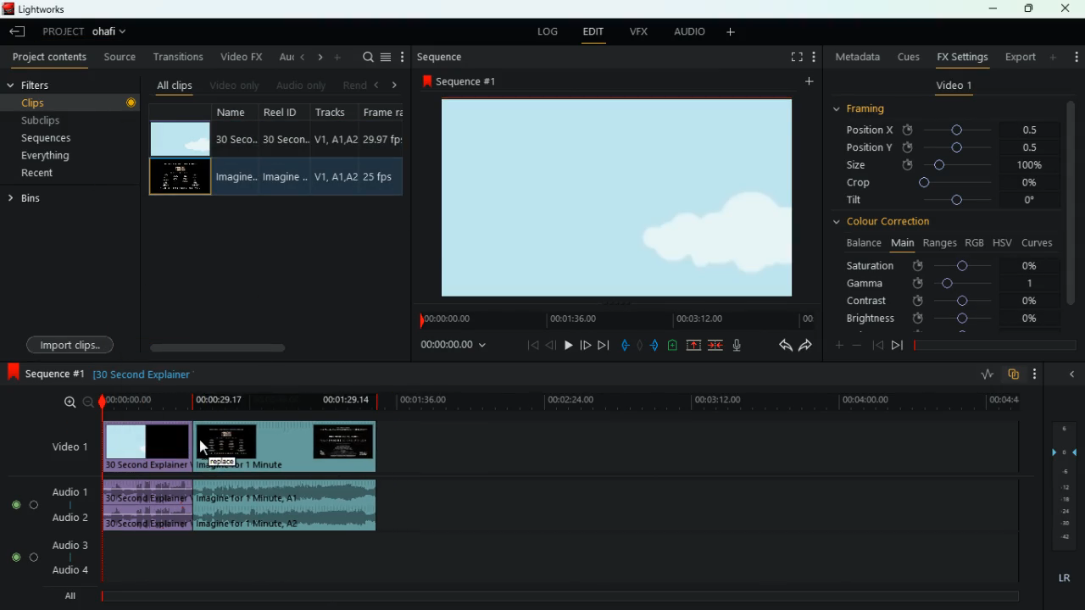  Describe the element at coordinates (620, 197) in the screenshot. I see `screen` at that location.